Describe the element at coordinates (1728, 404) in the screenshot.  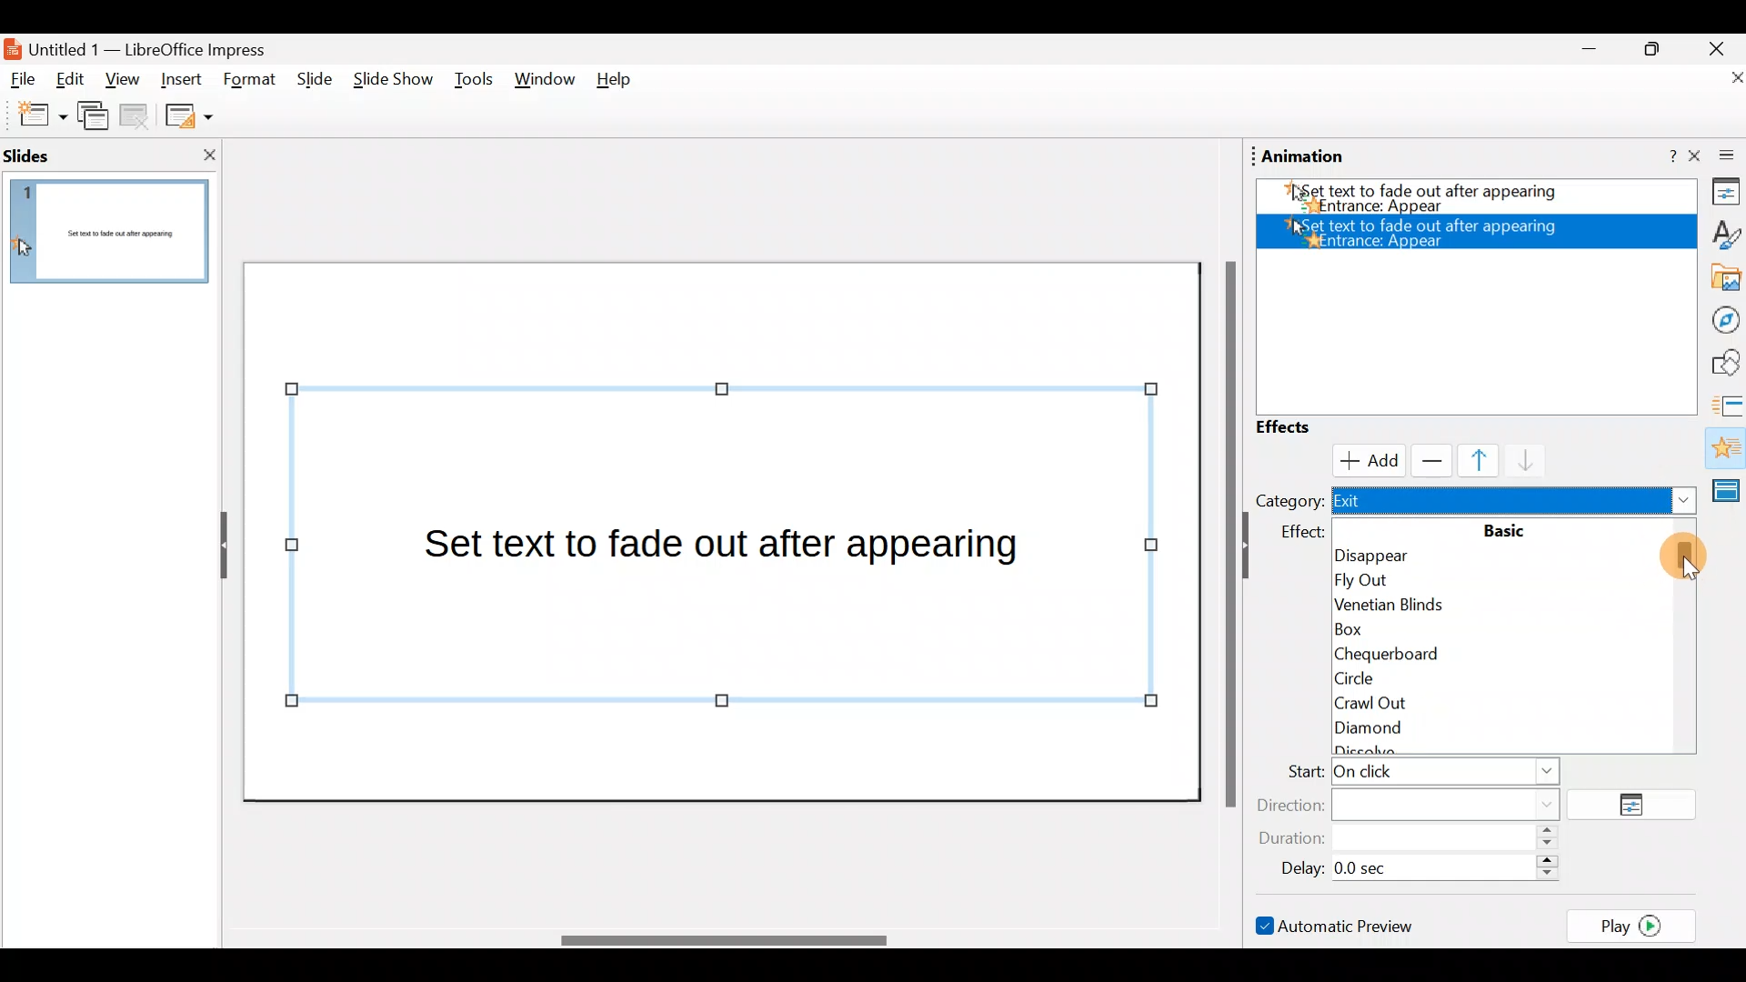
I see `Slides transition` at that location.